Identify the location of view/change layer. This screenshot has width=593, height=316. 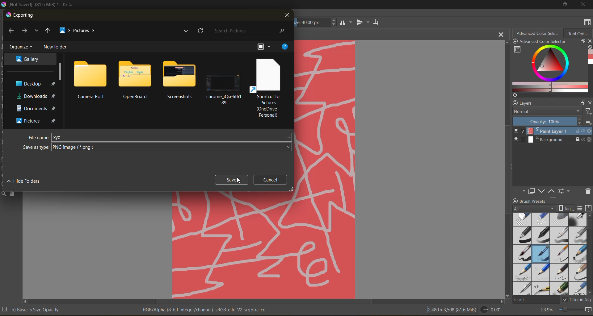
(566, 191).